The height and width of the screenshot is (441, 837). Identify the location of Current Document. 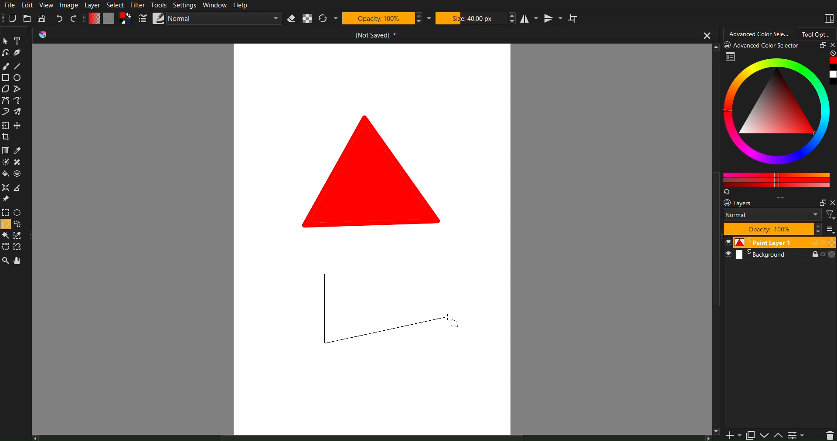
(374, 36).